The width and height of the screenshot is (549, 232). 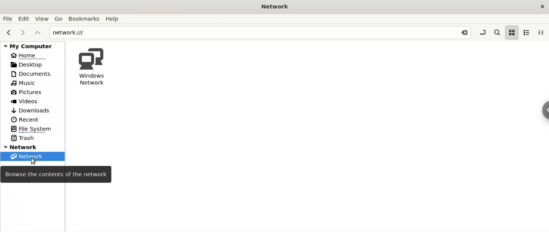 I want to click on icon view, so click(x=512, y=33).